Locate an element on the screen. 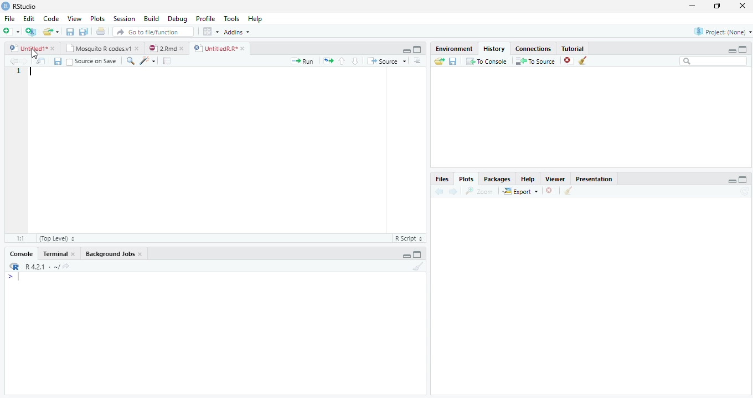  Viewer is located at coordinates (558, 180).